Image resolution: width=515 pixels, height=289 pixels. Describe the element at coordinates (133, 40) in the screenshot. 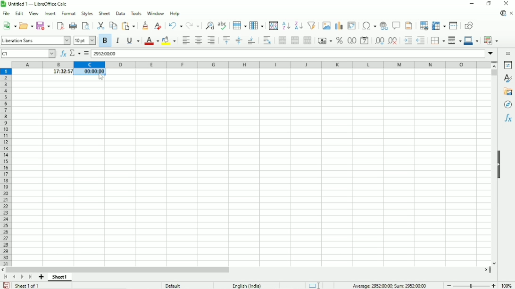

I see `underline` at that location.